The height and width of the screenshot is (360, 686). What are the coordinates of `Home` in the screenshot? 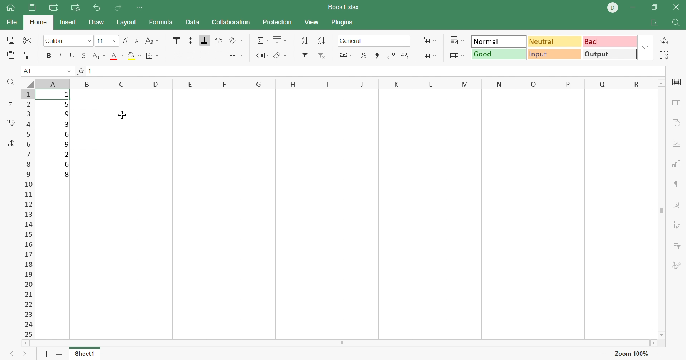 It's located at (11, 9).